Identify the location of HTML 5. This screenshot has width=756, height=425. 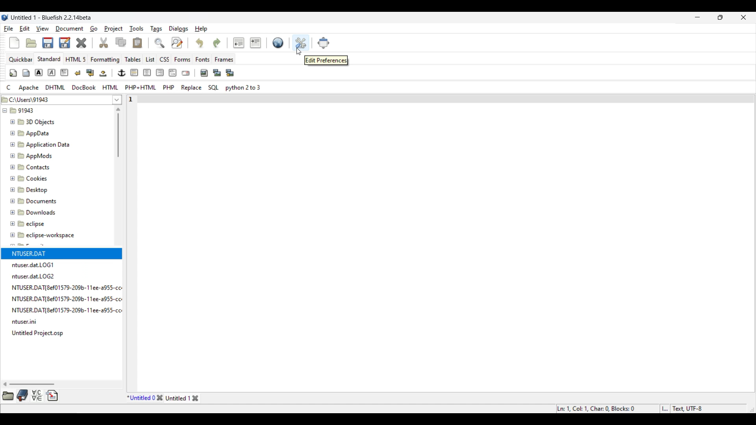
(76, 59).